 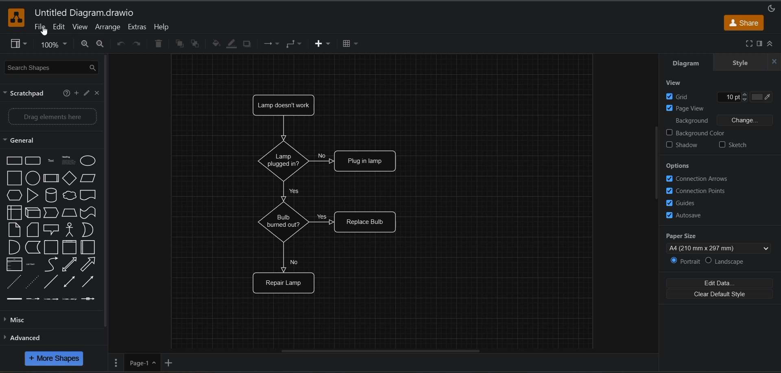 I want to click on general, so click(x=43, y=140).